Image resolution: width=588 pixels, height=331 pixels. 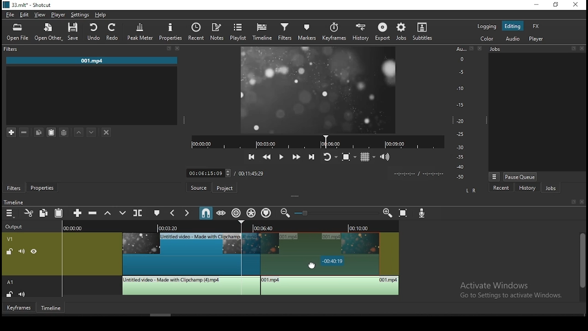 What do you see at coordinates (487, 38) in the screenshot?
I see `color` at bounding box center [487, 38].